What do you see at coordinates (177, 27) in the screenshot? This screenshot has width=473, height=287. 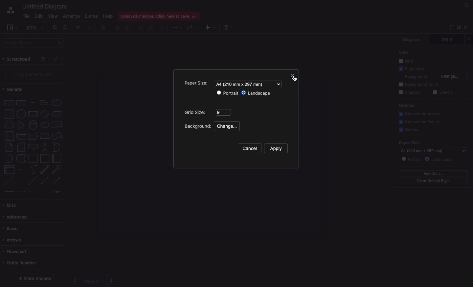 I see `Arrows` at bounding box center [177, 27].